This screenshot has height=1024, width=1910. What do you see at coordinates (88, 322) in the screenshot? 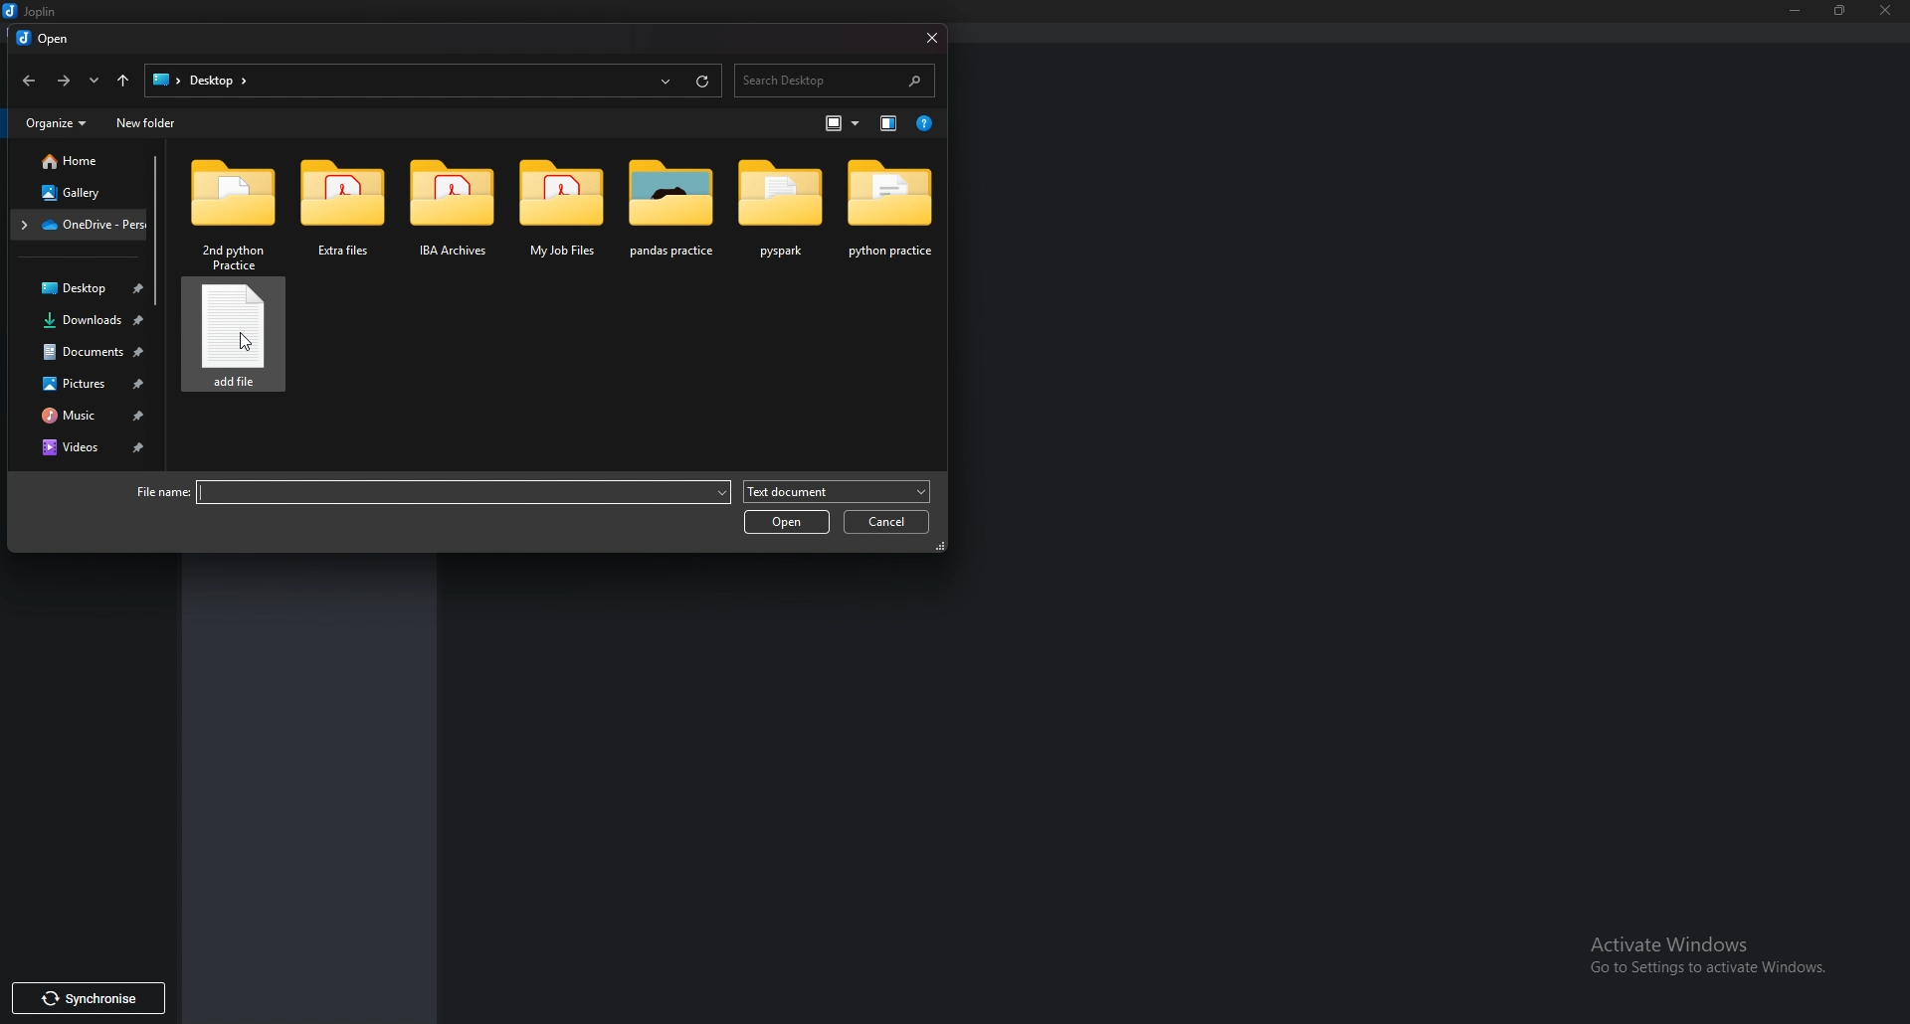
I see `Downloads` at bounding box center [88, 322].